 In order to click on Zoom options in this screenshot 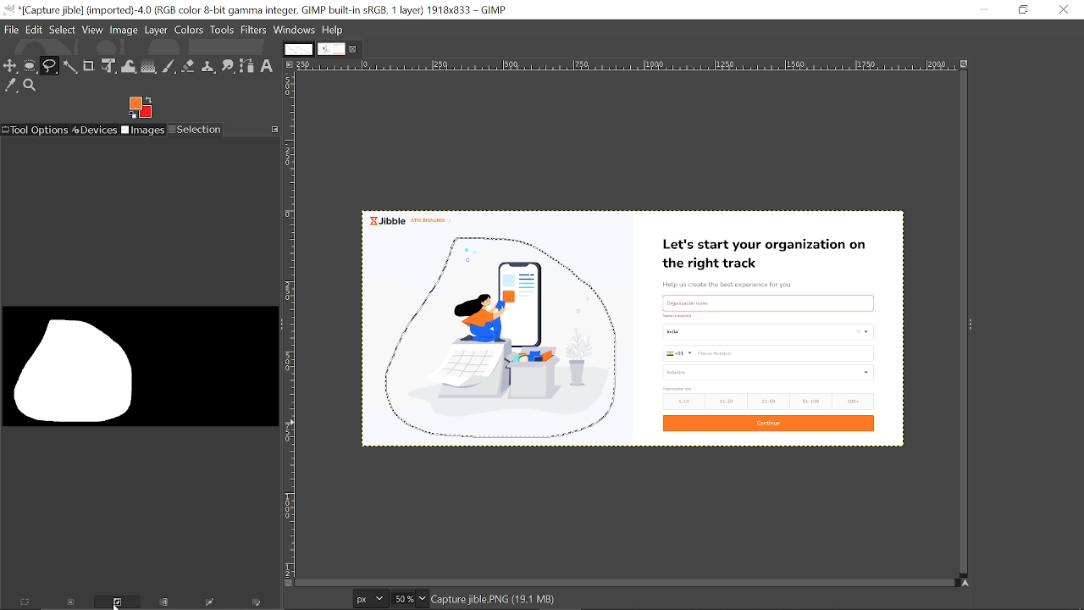, I will do `click(423, 599)`.